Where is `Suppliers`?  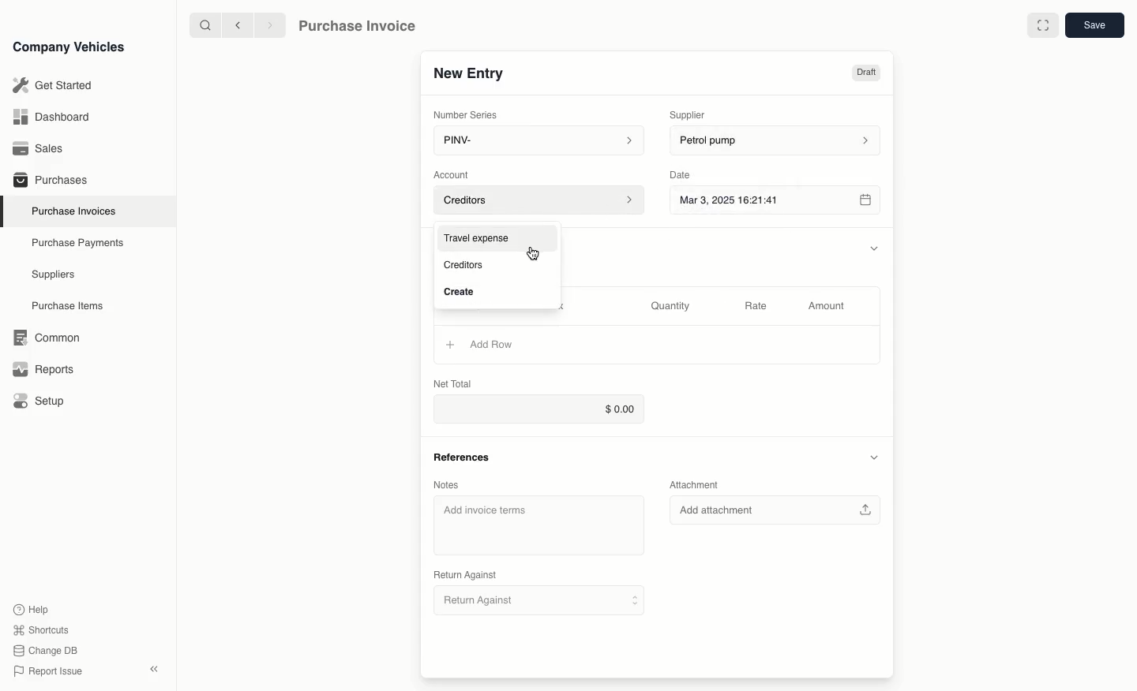
Suppliers is located at coordinates (52, 275).